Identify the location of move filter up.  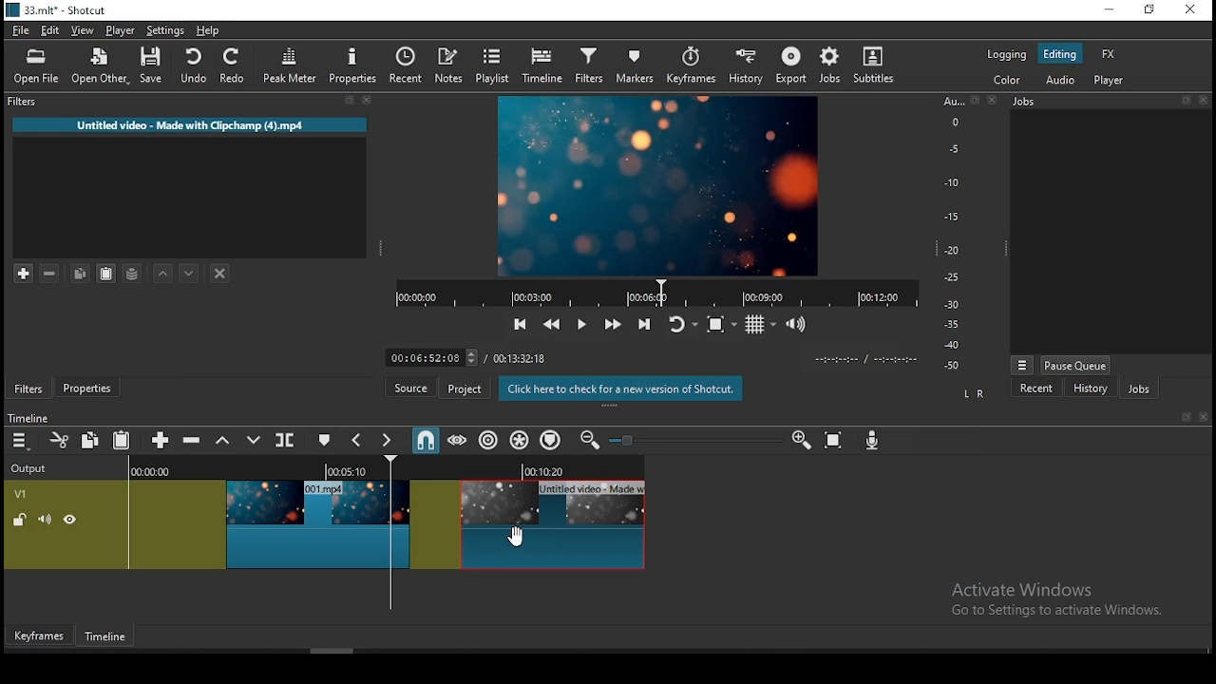
(165, 273).